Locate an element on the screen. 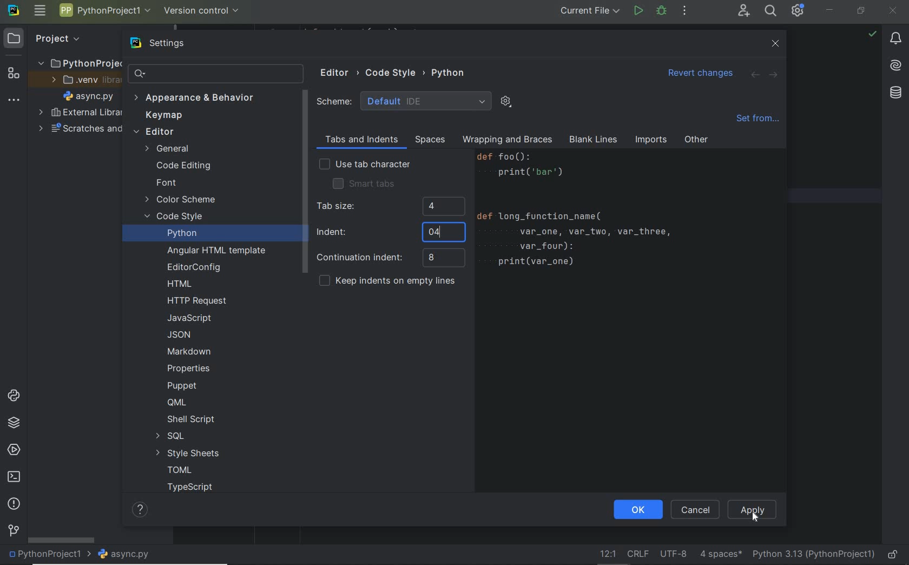  python console is located at coordinates (16, 397).